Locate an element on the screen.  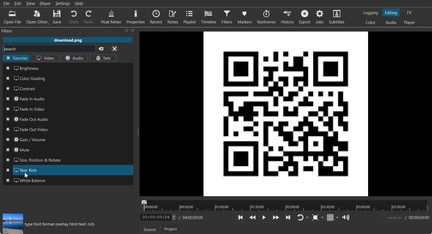
Video timeline is located at coordinates (285, 205).